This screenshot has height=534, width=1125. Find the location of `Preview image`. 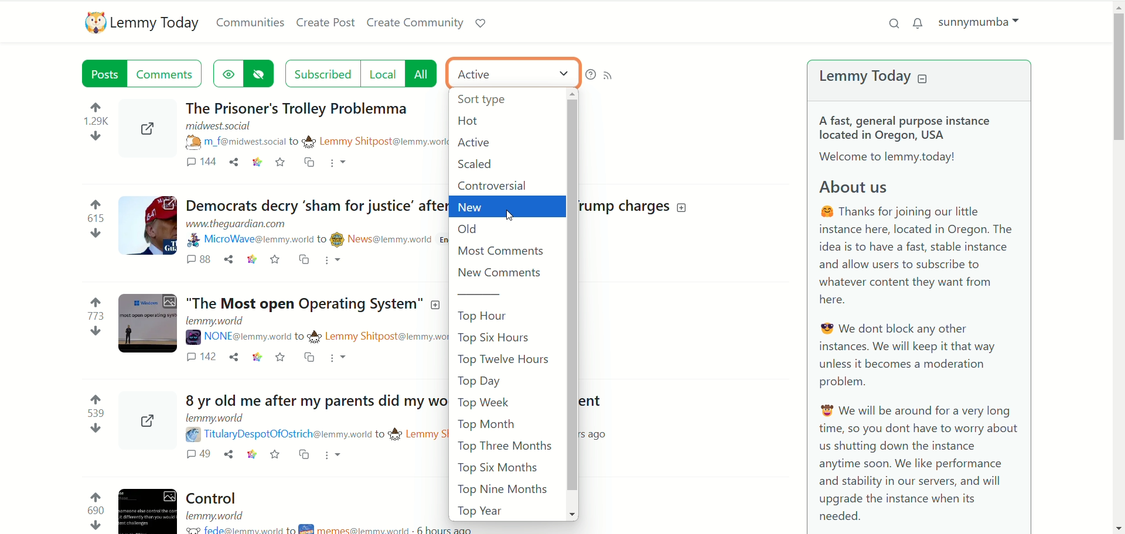

Preview image is located at coordinates (146, 227).